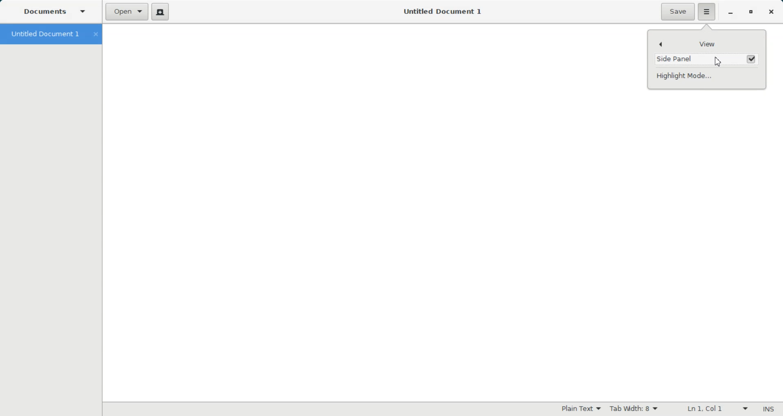 The image size is (783, 416). Describe the element at coordinates (127, 12) in the screenshot. I see `Open a file` at that location.